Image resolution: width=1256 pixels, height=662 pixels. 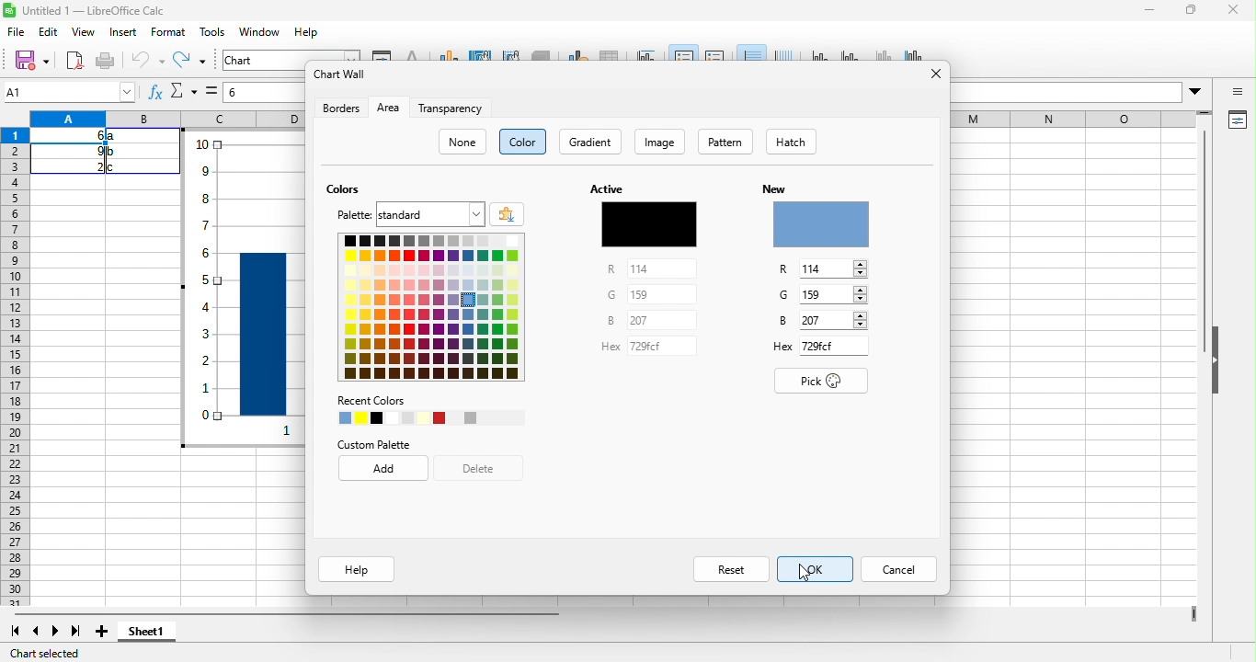 I want to click on print, so click(x=106, y=61).